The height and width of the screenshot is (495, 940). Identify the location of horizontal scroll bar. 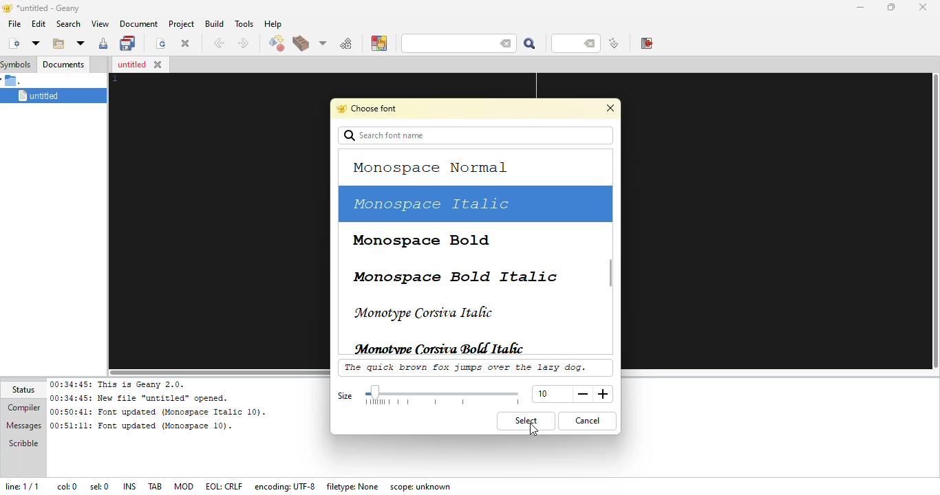
(216, 371).